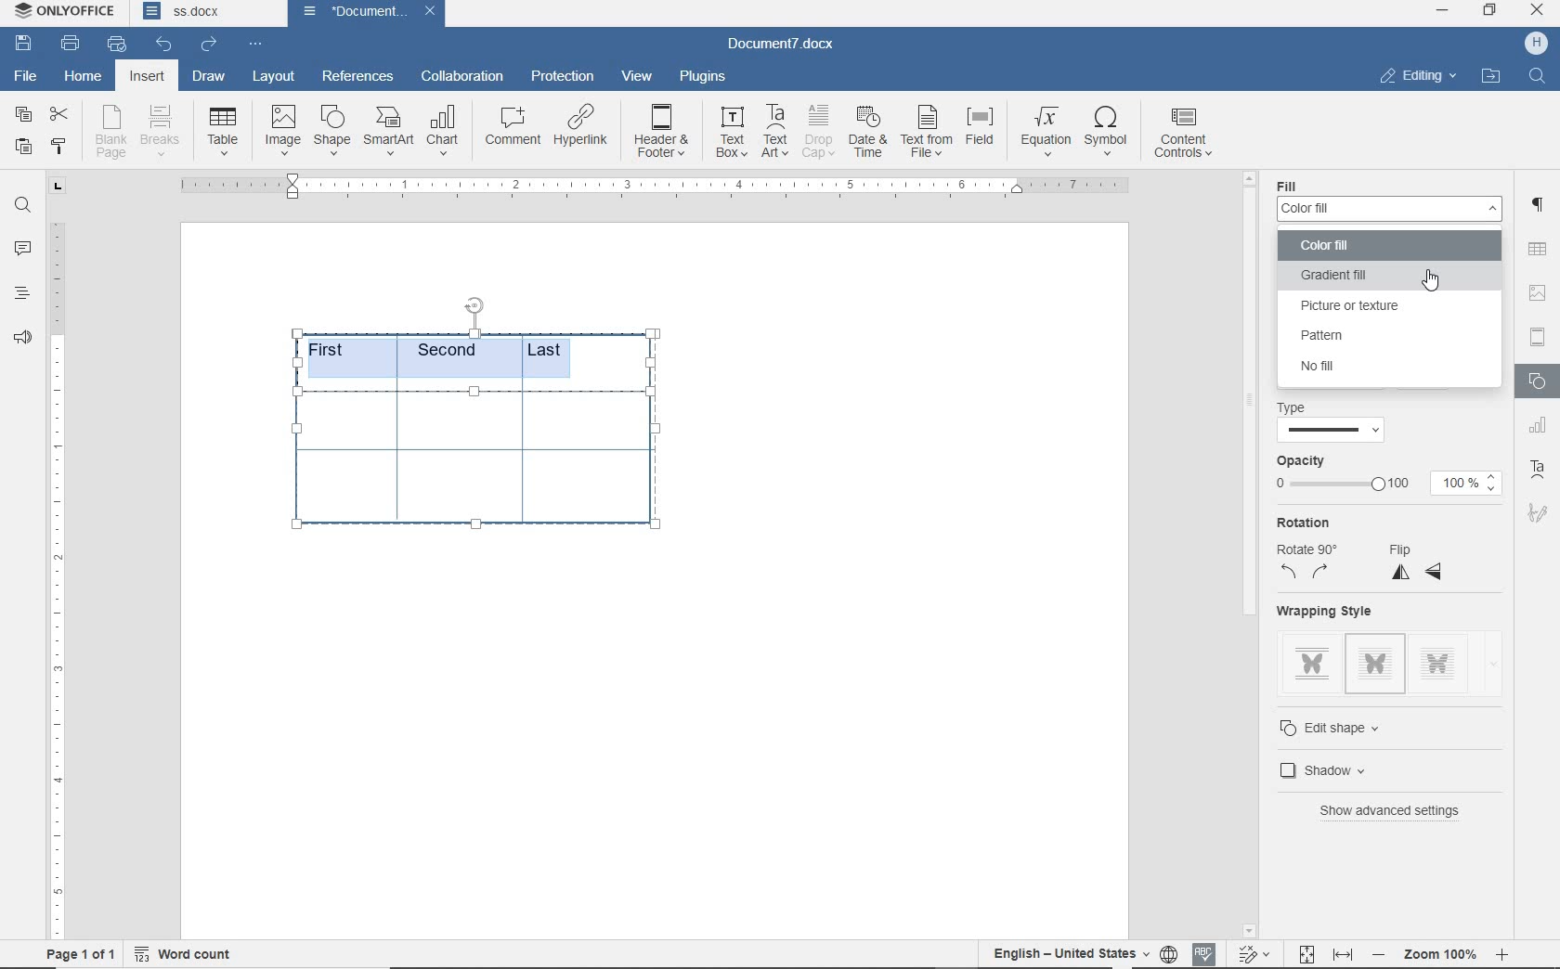  Describe the element at coordinates (1390, 208) in the screenshot. I see `color fill` at that location.